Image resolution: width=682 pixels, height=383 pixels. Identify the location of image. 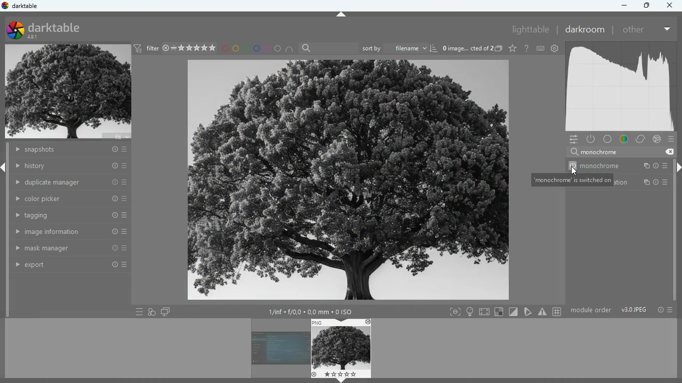
(341, 348).